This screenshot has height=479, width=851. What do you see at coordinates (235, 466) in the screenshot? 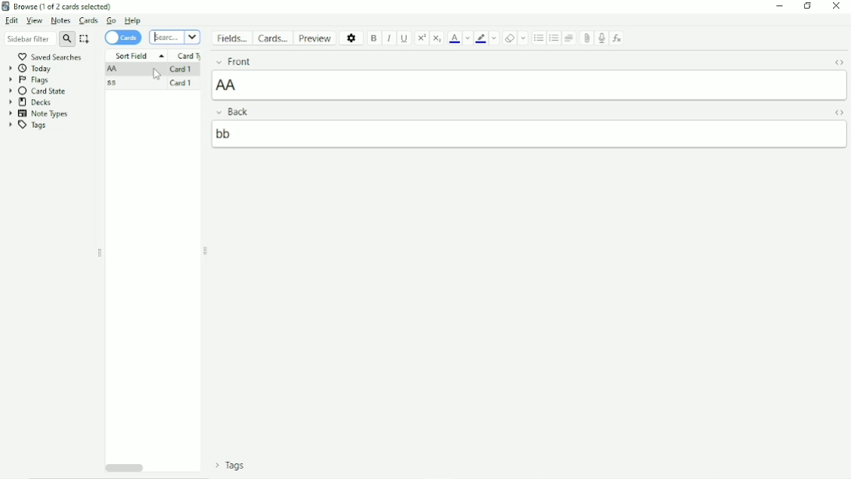
I see `Tags` at bounding box center [235, 466].